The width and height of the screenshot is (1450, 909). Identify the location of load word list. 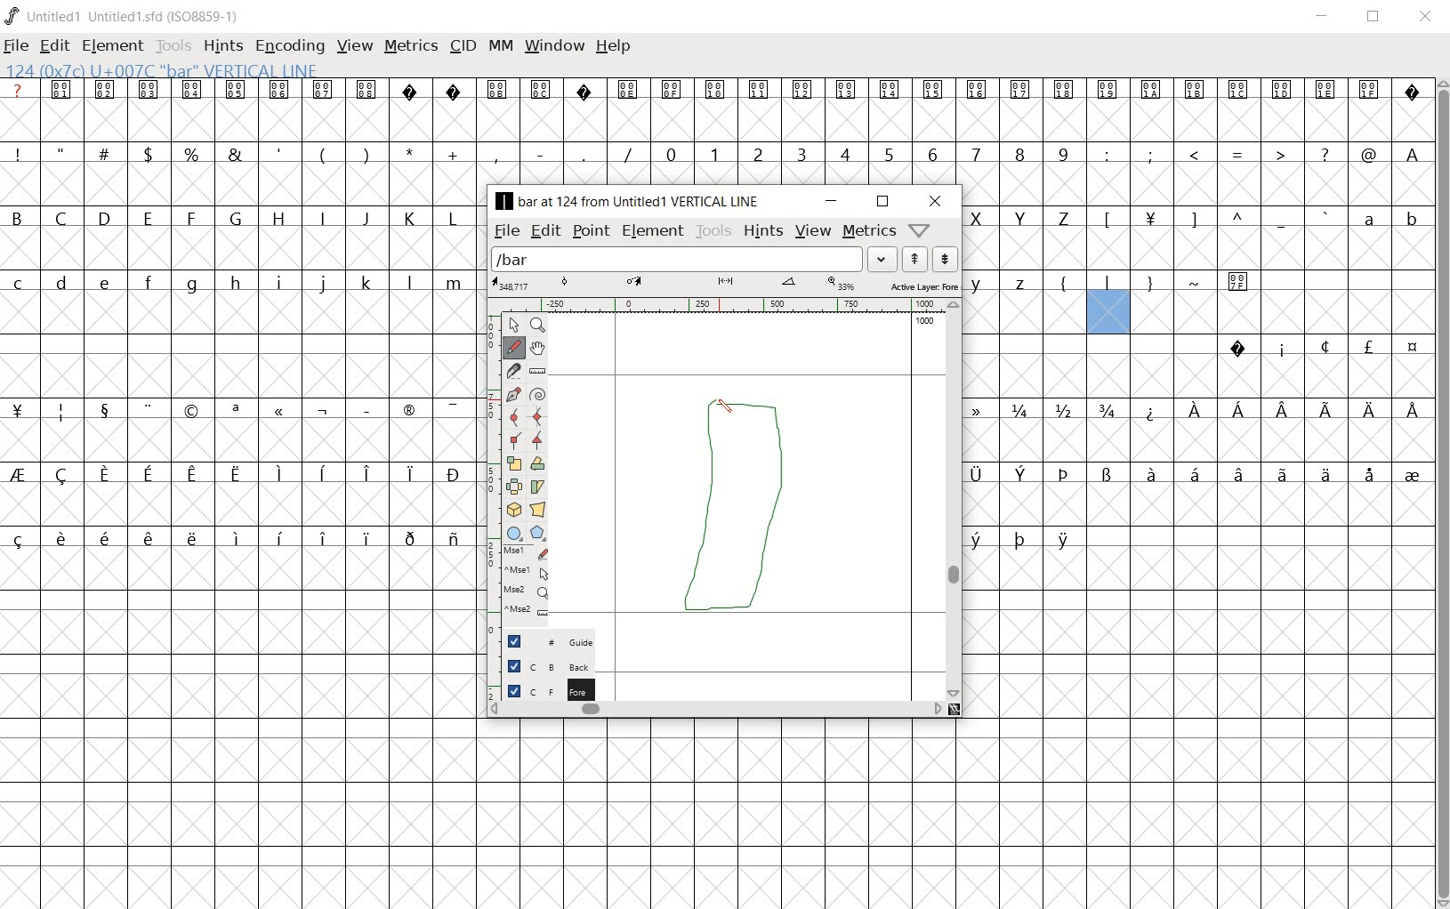
(677, 259).